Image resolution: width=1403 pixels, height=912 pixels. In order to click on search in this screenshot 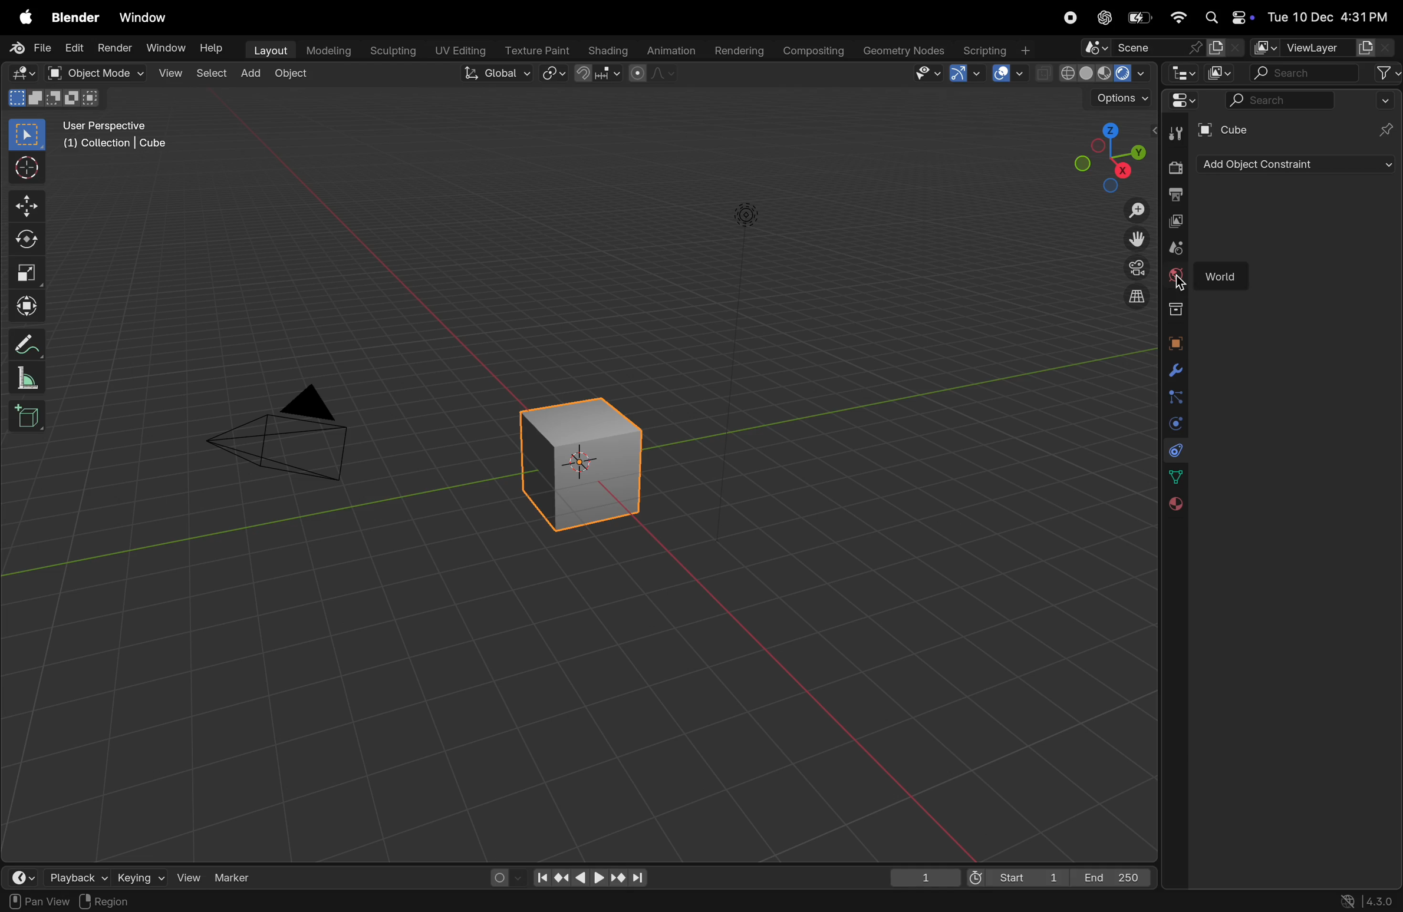, I will do `click(1325, 73)`.